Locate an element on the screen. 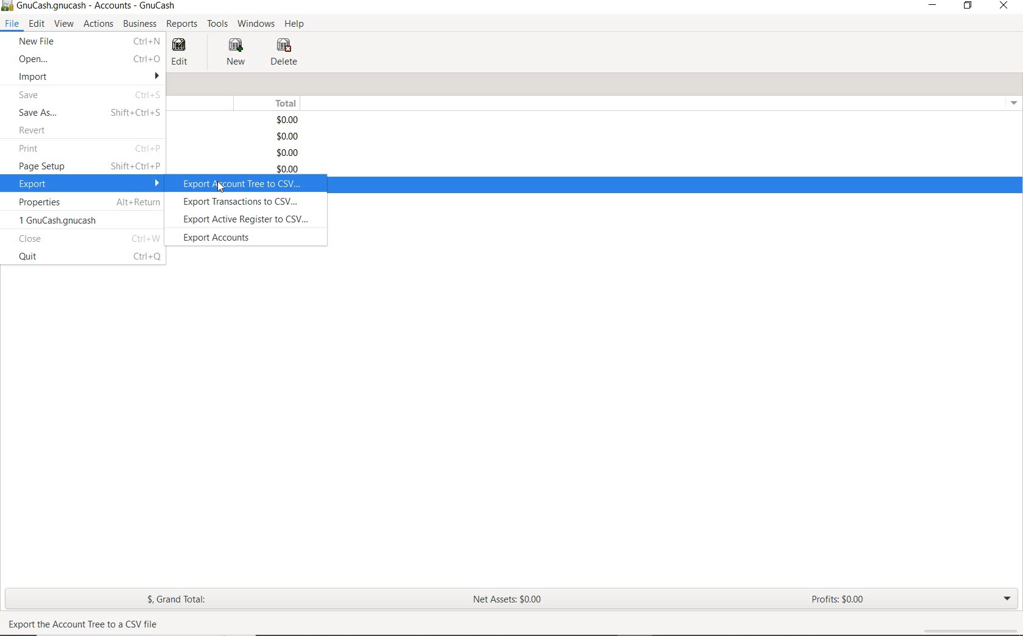  IMPORT is located at coordinates (35, 77).